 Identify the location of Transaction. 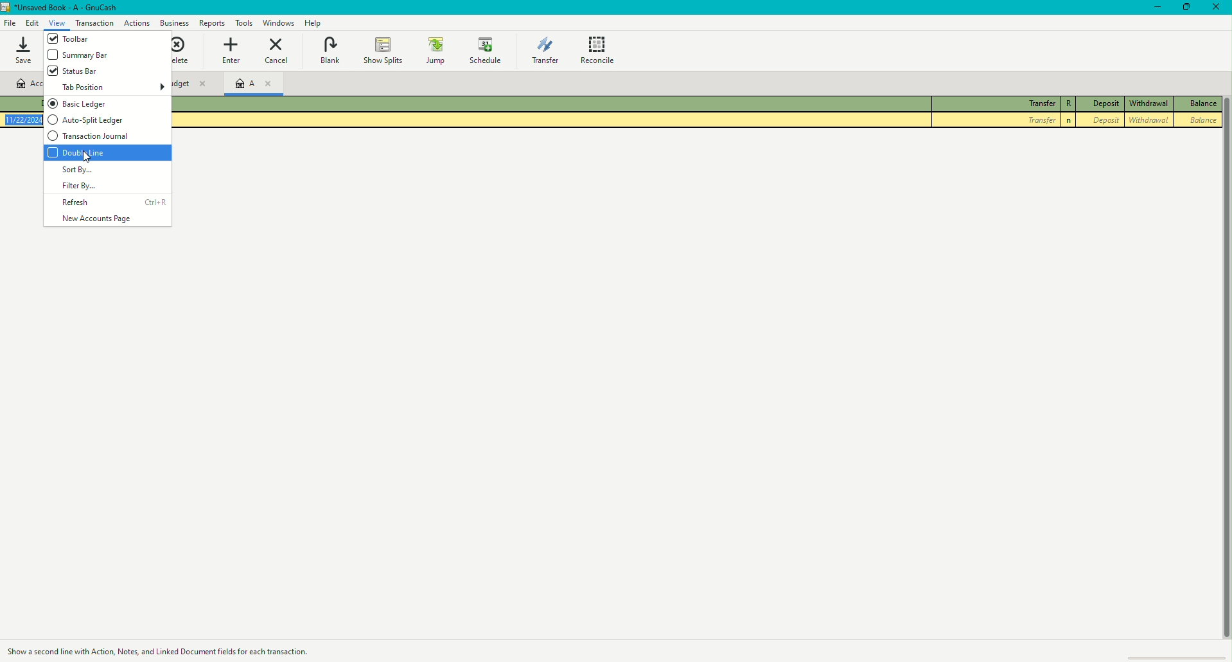
(94, 24).